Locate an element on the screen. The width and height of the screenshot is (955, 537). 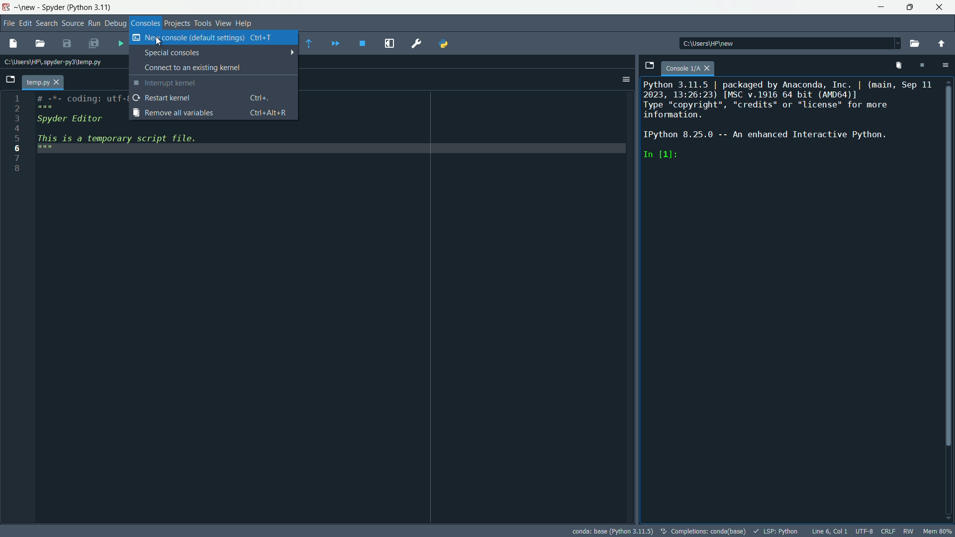
file menu is located at coordinates (8, 23).